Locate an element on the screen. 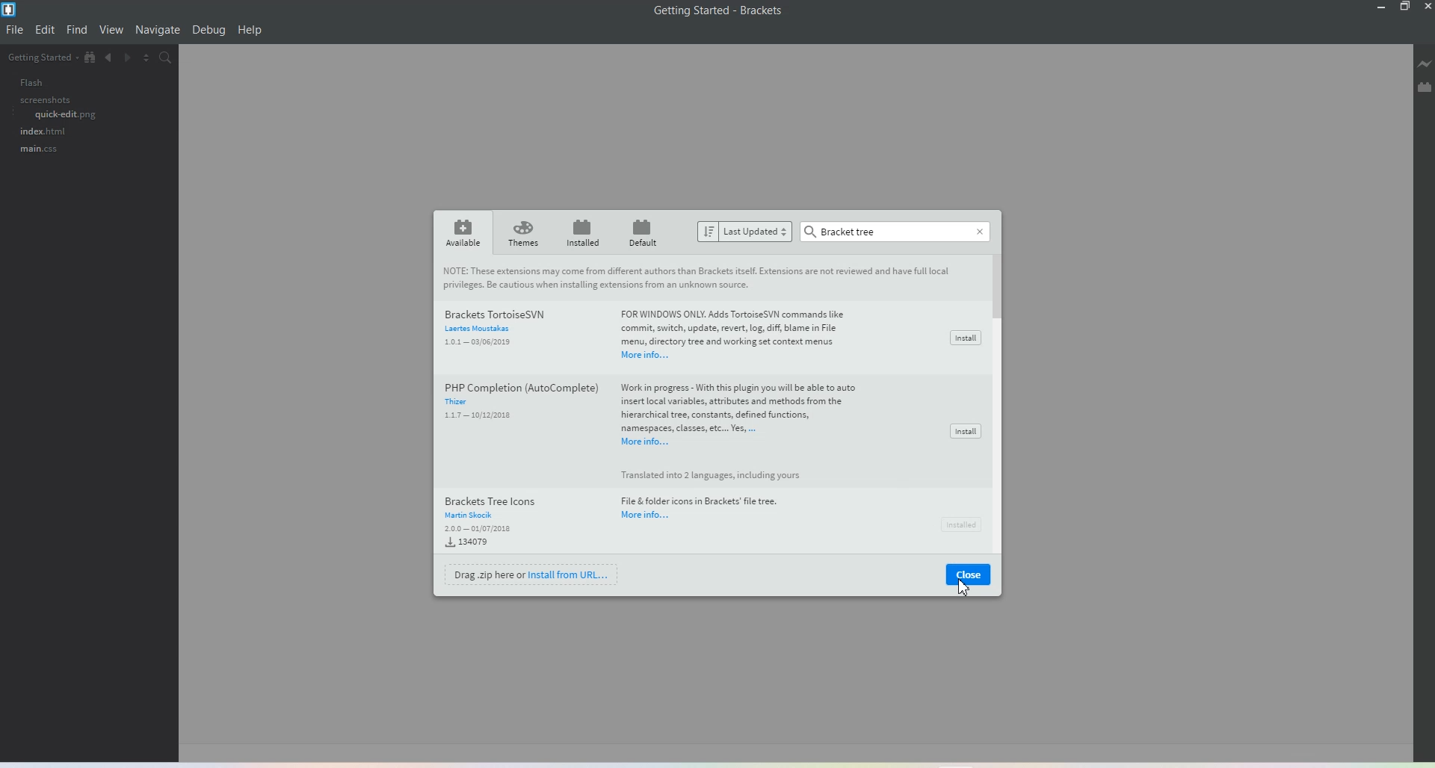  Live Preview is located at coordinates (1425, 66).